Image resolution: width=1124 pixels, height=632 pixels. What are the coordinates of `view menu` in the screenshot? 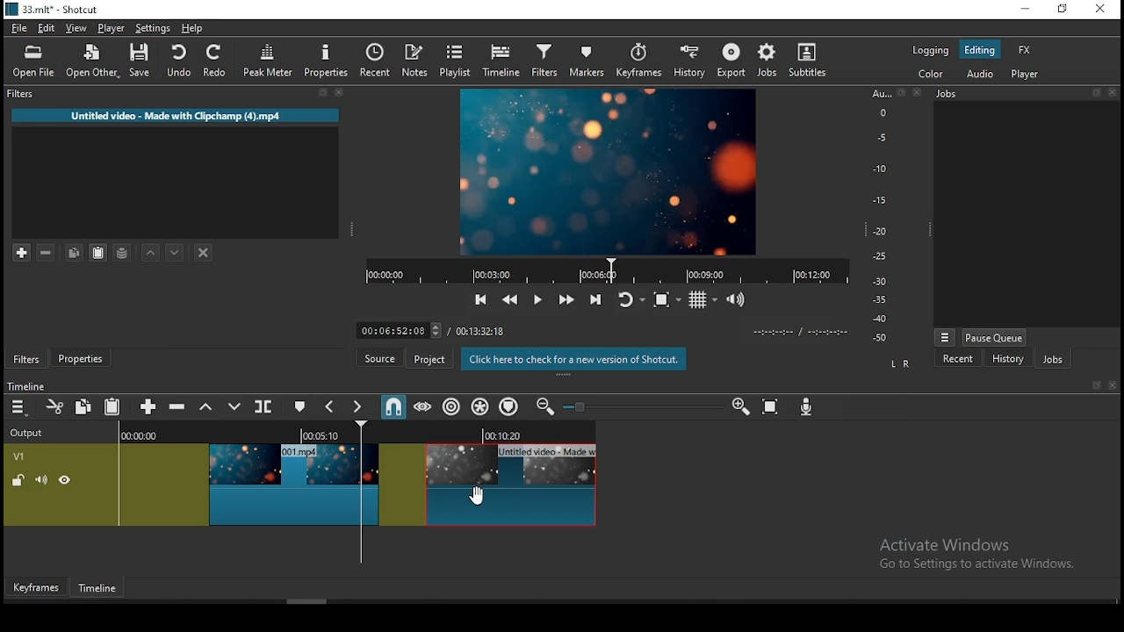 It's located at (944, 336).